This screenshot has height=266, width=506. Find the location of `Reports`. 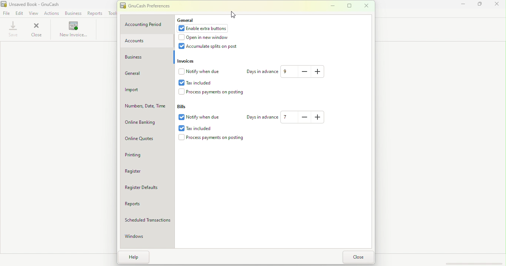

Reports is located at coordinates (94, 13).